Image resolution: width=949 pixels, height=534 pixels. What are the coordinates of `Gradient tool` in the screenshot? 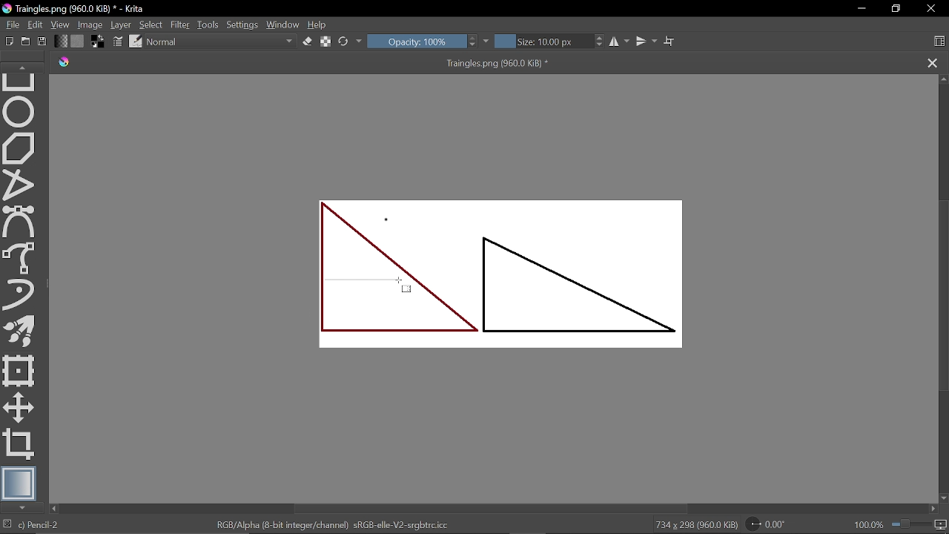 It's located at (19, 483).